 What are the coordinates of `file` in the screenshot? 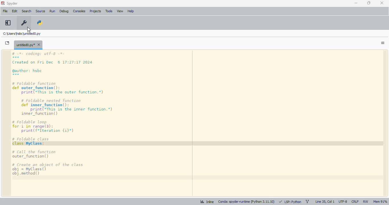 It's located at (5, 11).